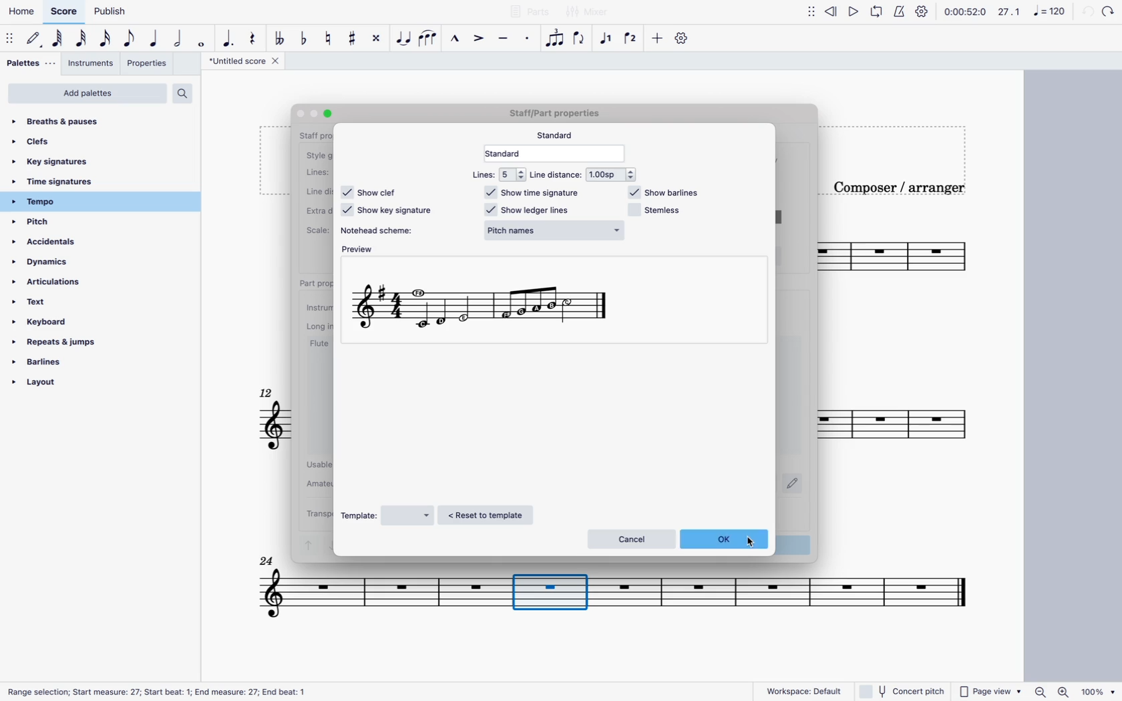 The width and height of the screenshot is (1122, 701). I want to click on instruments, so click(93, 65).